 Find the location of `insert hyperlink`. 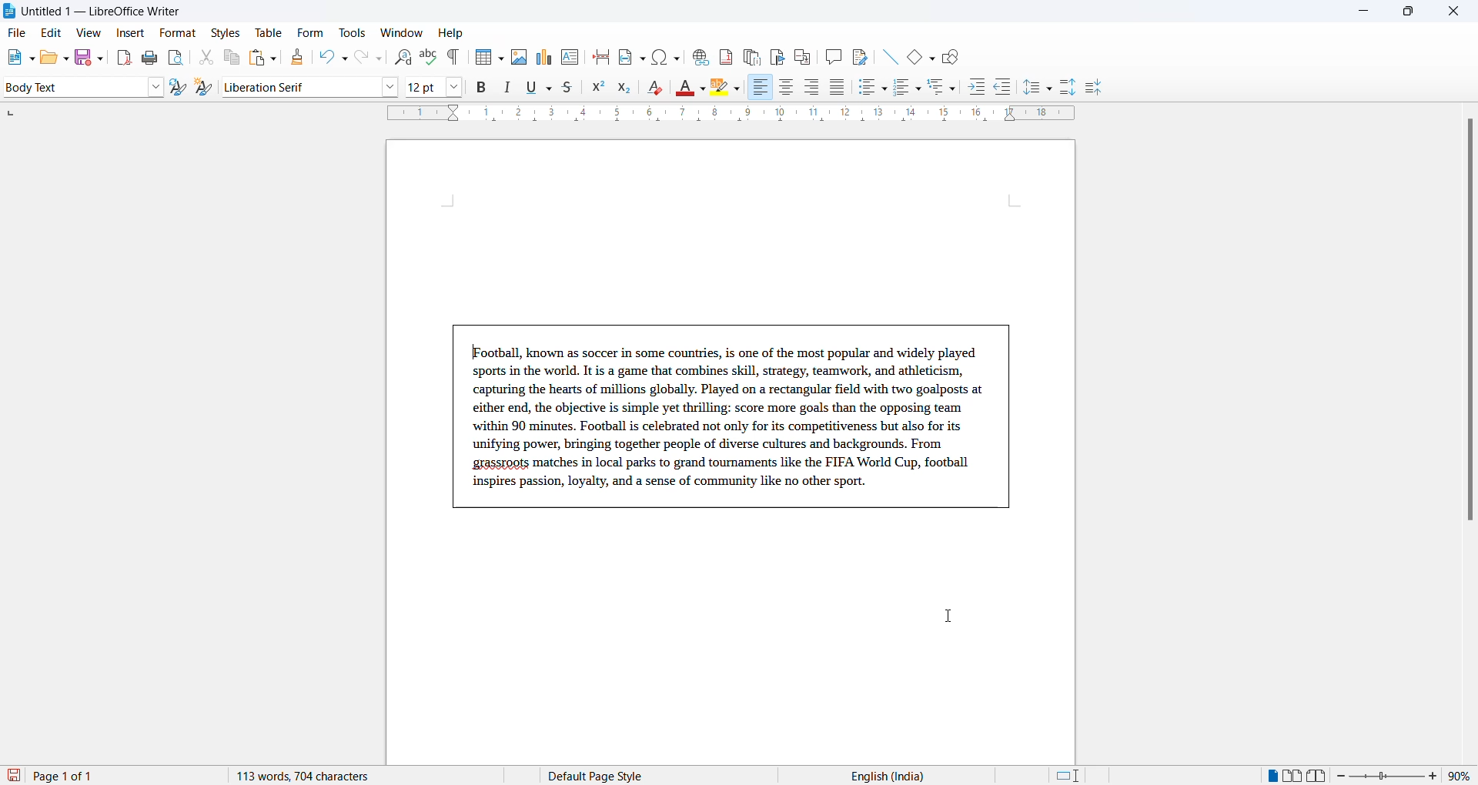

insert hyperlink is located at coordinates (698, 55).